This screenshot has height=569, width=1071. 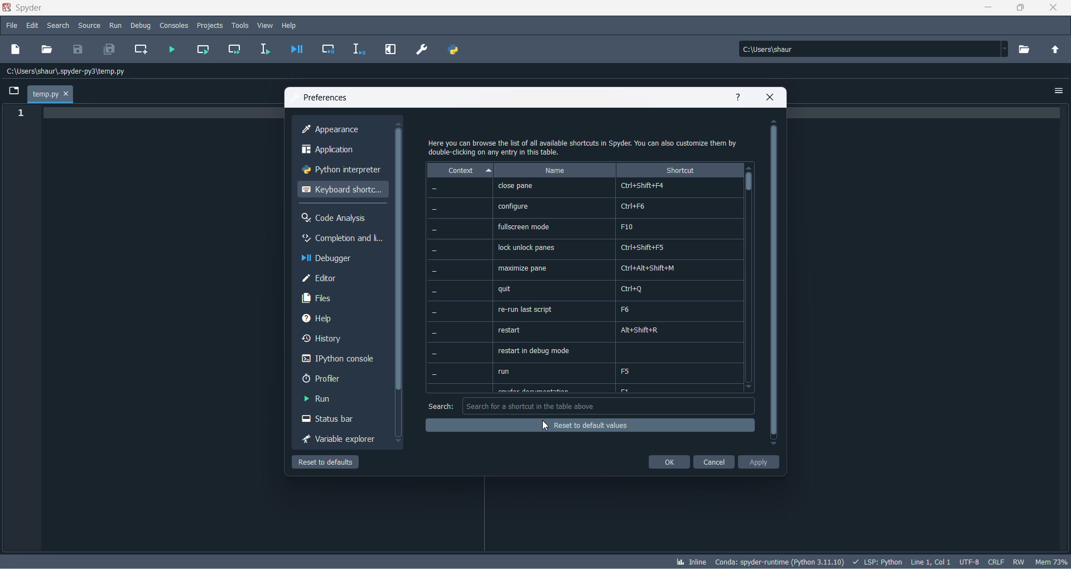 What do you see at coordinates (750, 168) in the screenshot?
I see `move up` at bounding box center [750, 168].